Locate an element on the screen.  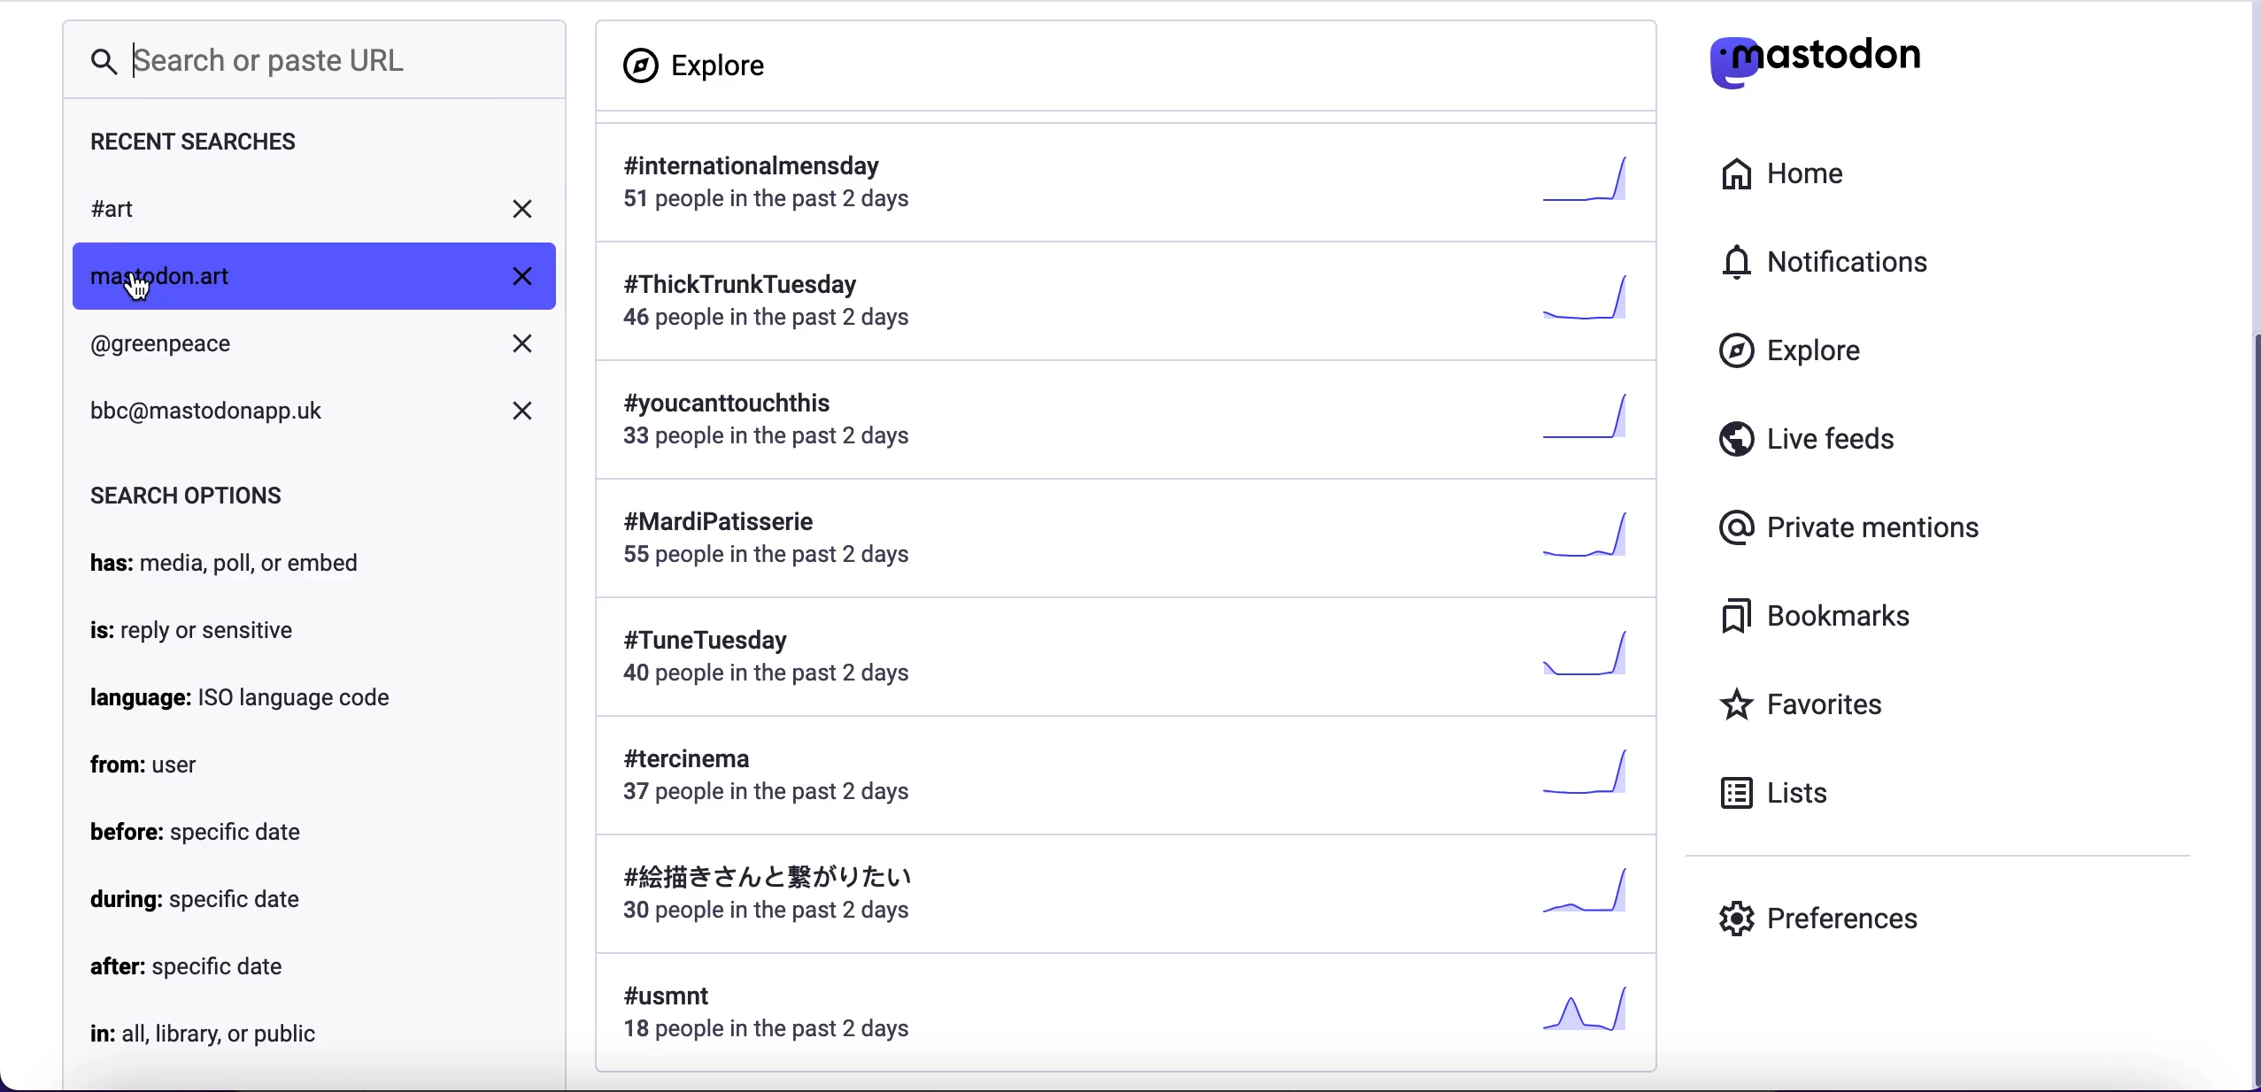
has: media, poll or embed is located at coordinates (230, 563).